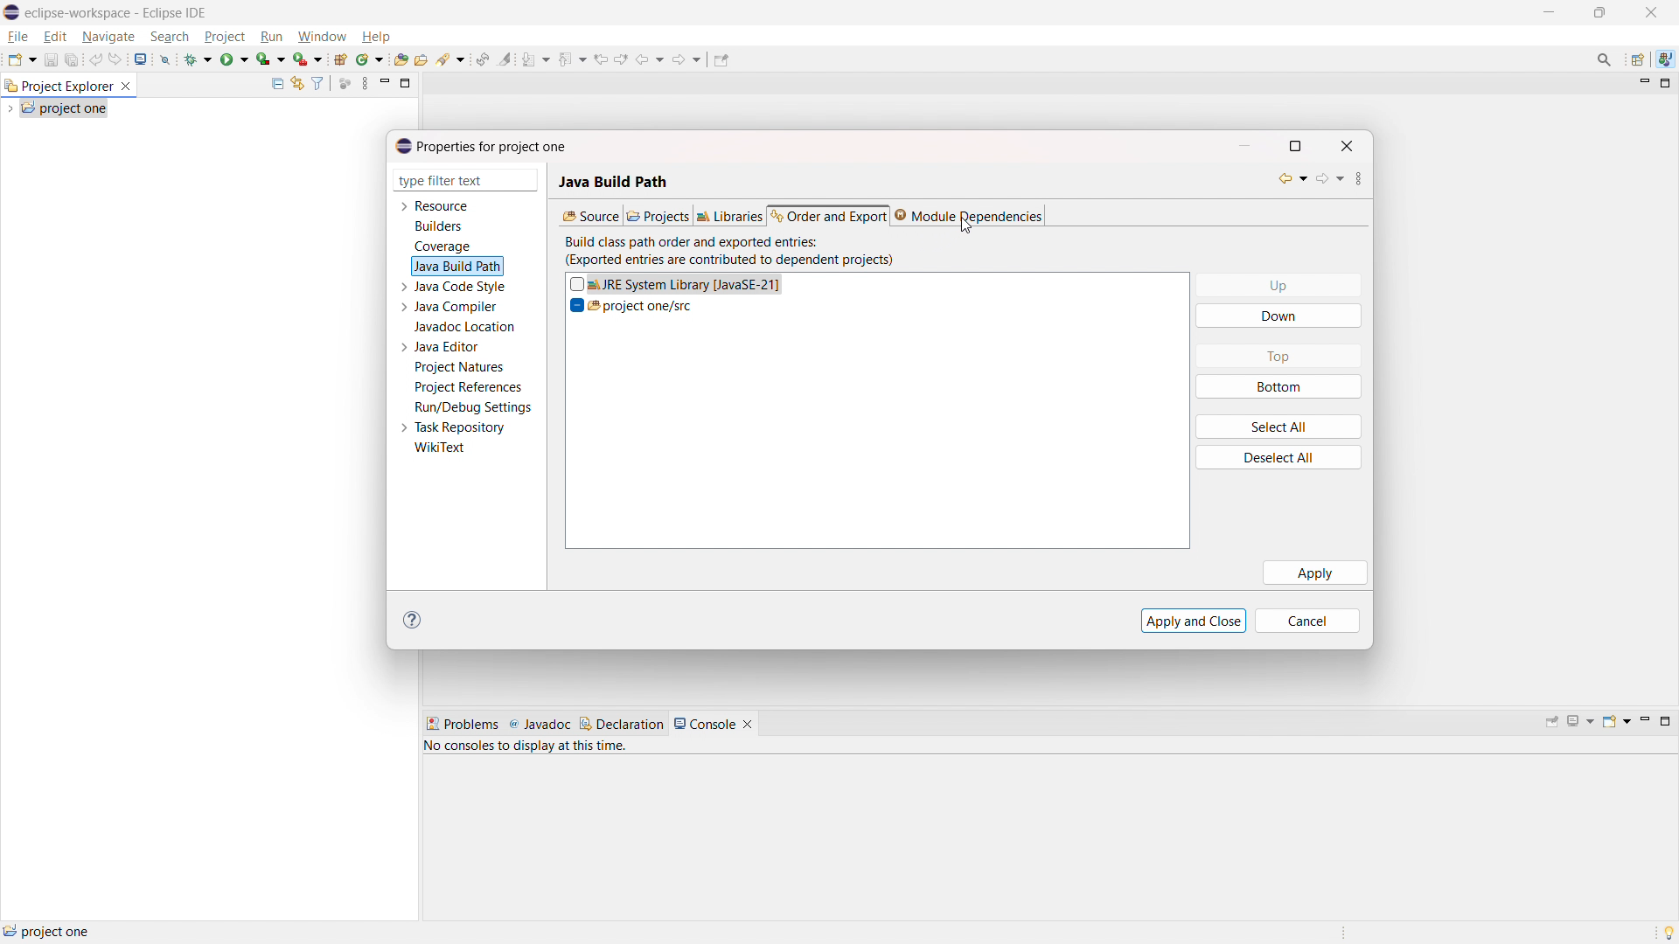 The image size is (1679, 944). Describe the element at coordinates (1315, 621) in the screenshot. I see `cancel` at that location.